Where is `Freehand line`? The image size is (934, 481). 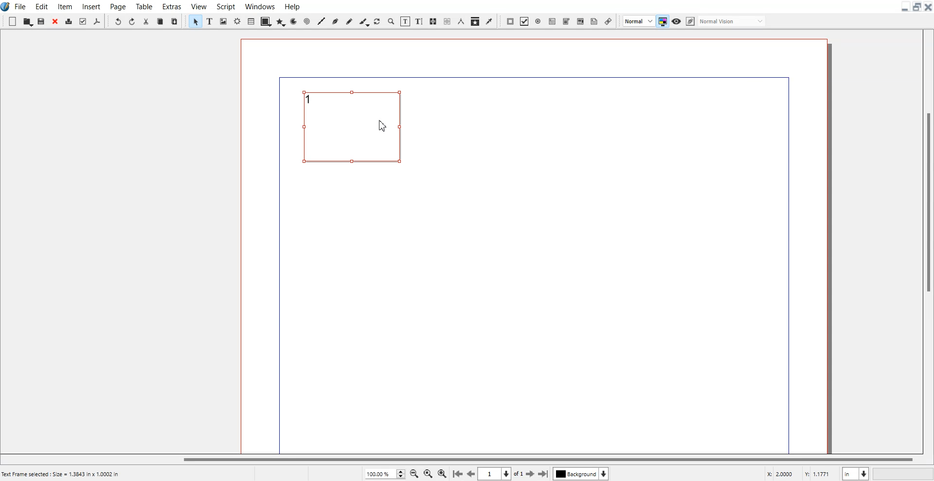 Freehand line is located at coordinates (349, 21).